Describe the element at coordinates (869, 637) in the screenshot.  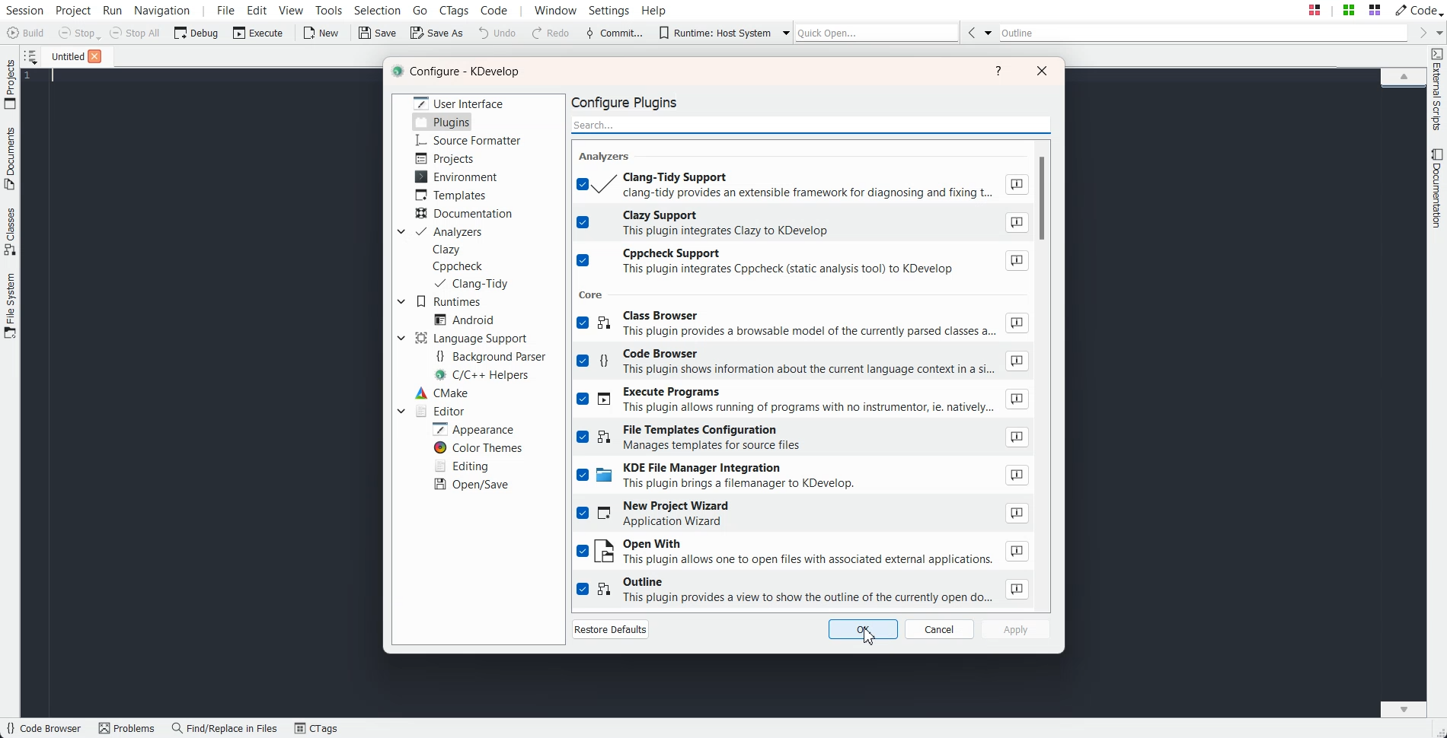
I see `Cursor` at that location.